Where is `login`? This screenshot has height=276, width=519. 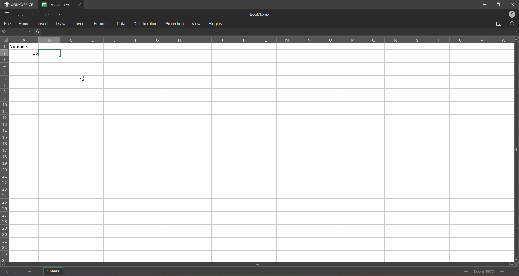 login is located at coordinates (511, 14).